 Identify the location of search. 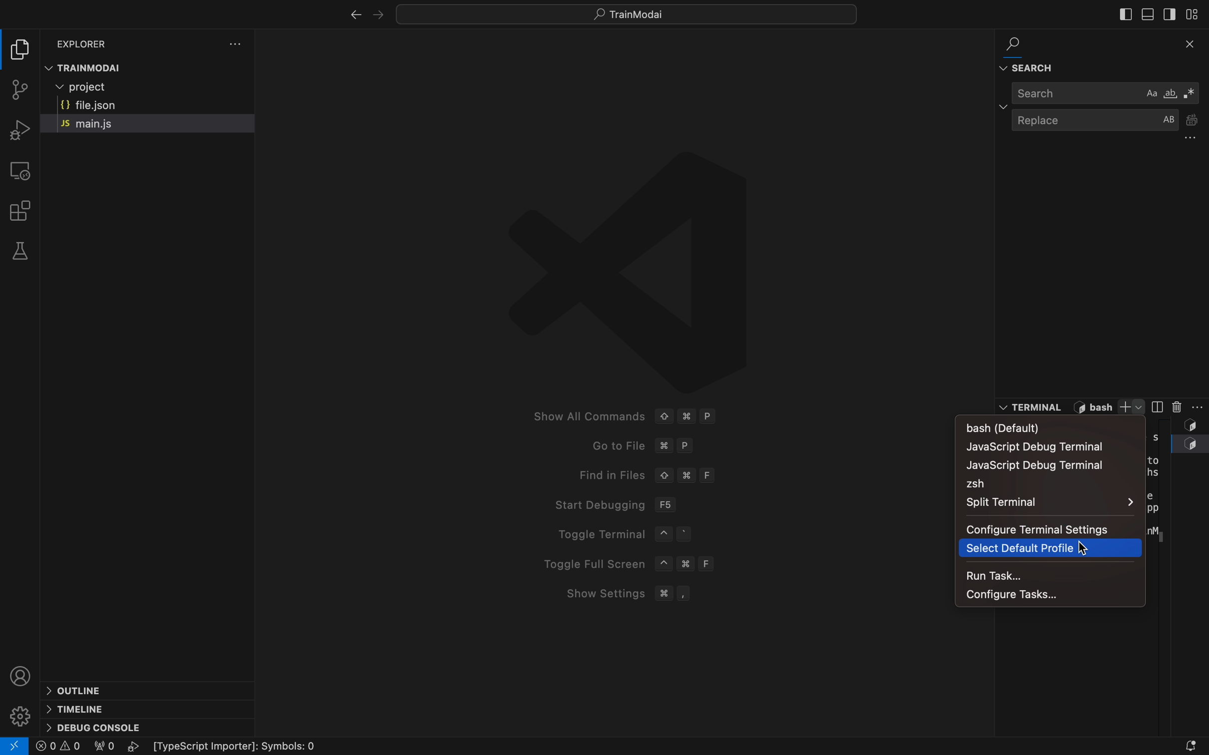
(1094, 96).